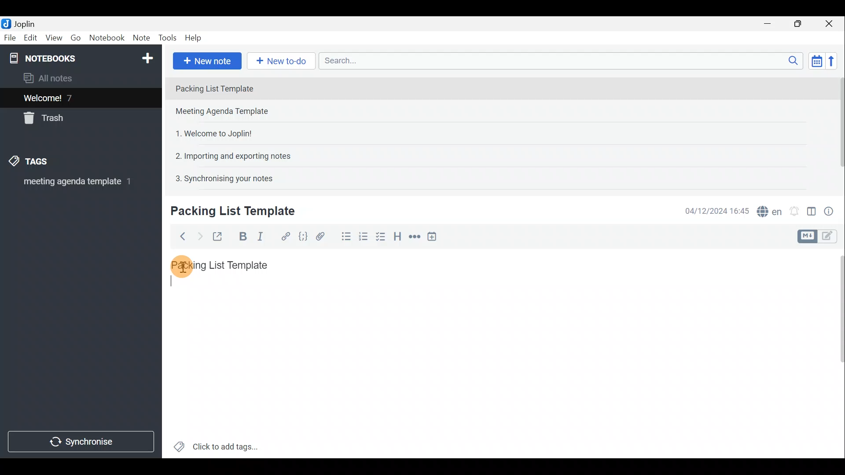 This screenshot has height=475, width=845. What do you see at coordinates (228, 154) in the screenshot?
I see `Note 4` at bounding box center [228, 154].